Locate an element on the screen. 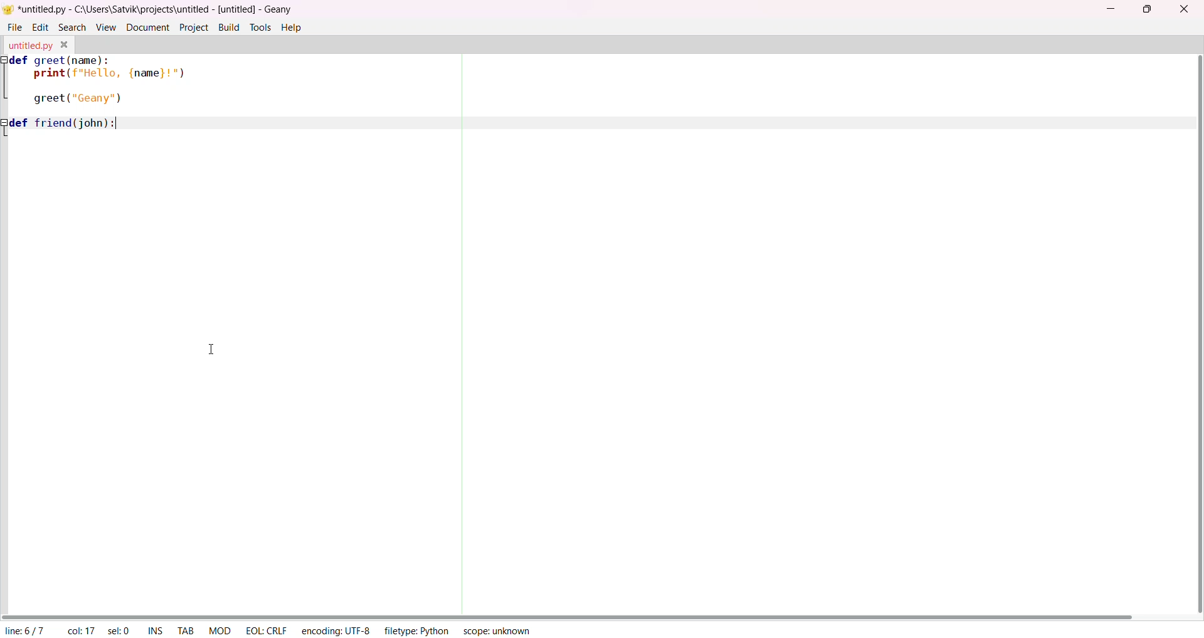  col: 17 is located at coordinates (79, 631).